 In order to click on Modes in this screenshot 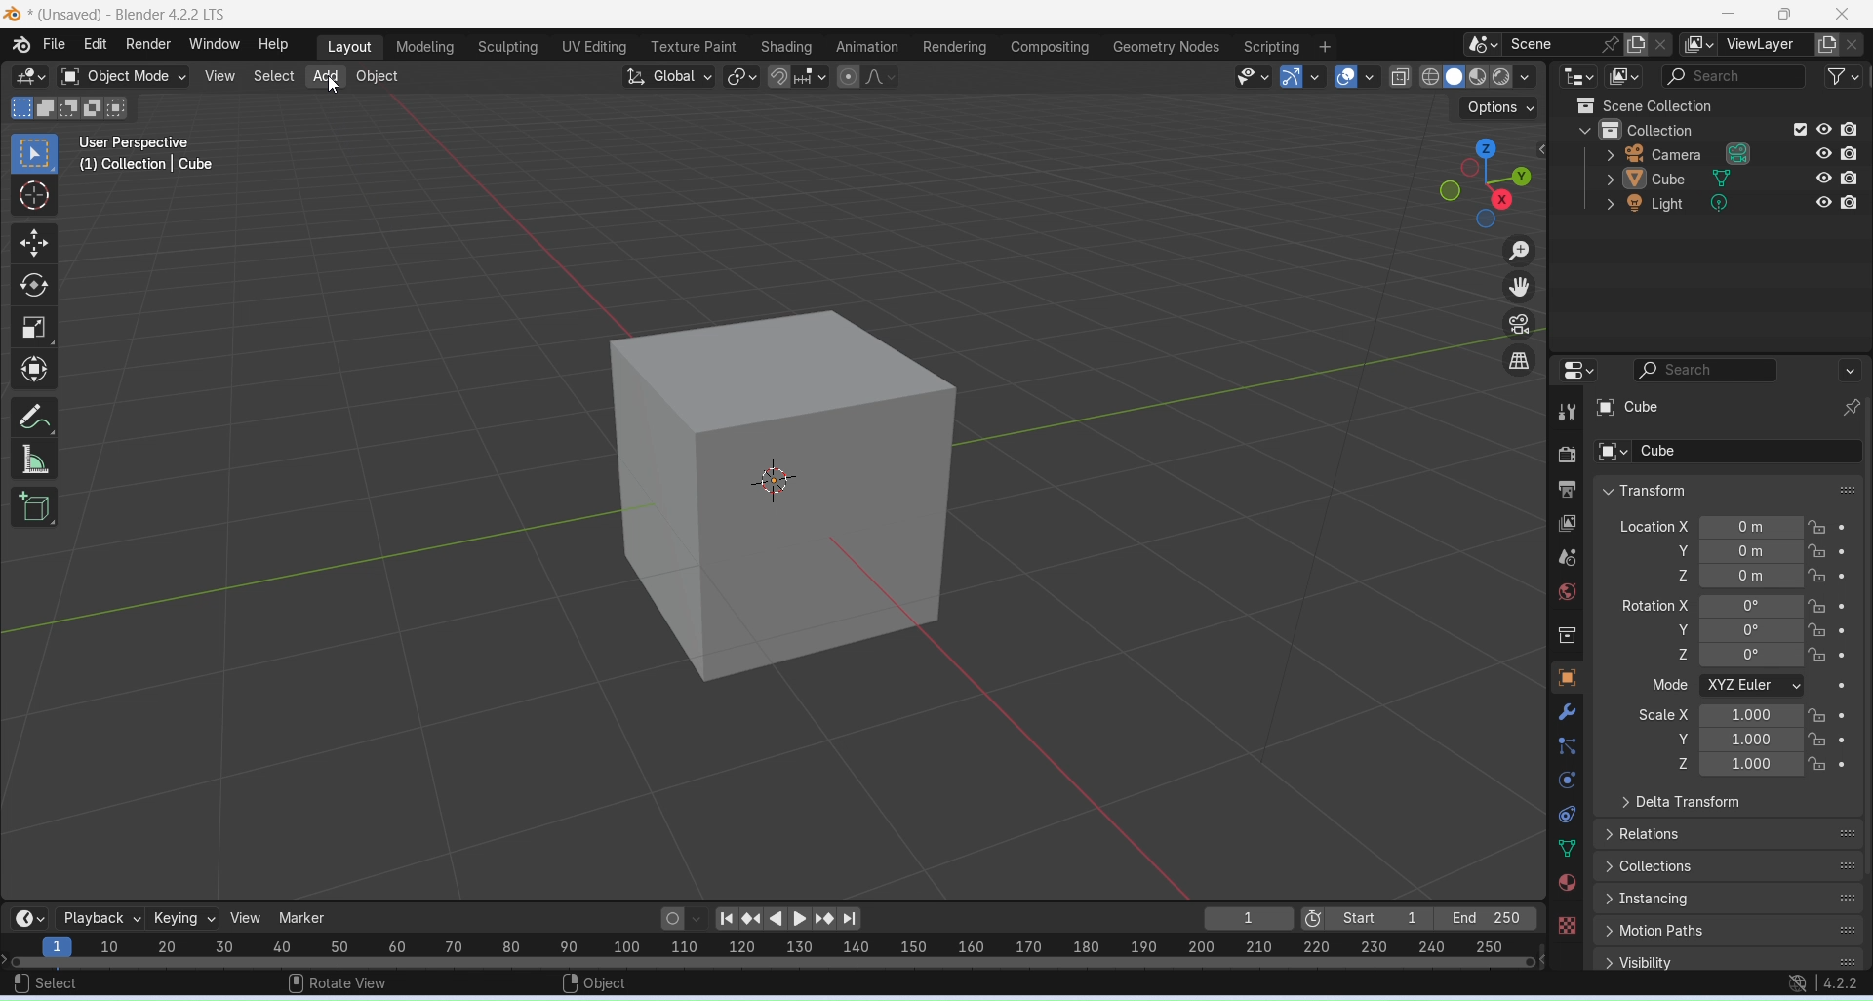, I will do `click(67, 106)`.